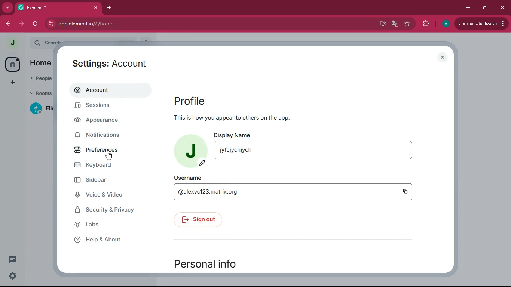 Image resolution: width=511 pixels, height=287 pixels. Describe the element at coordinates (110, 64) in the screenshot. I see `settings: account` at that location.